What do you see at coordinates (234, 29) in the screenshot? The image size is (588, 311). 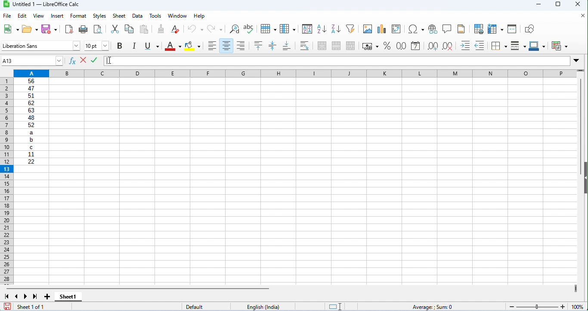 I see `find and replace` at bounding box center [234, 29].